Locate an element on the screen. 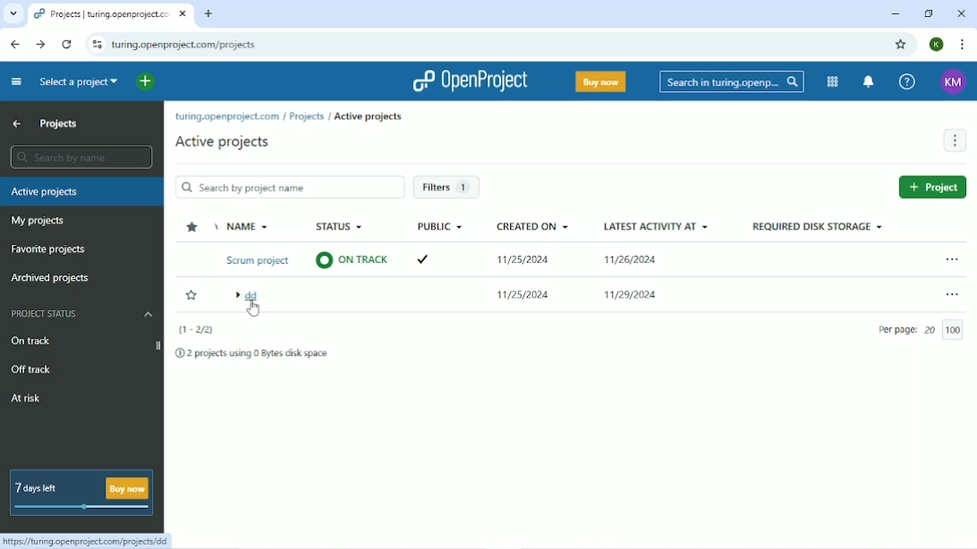 Image resolution: width=977 pixels, height=549 pixels. Required disk storage is located at coordinates (817, 227).